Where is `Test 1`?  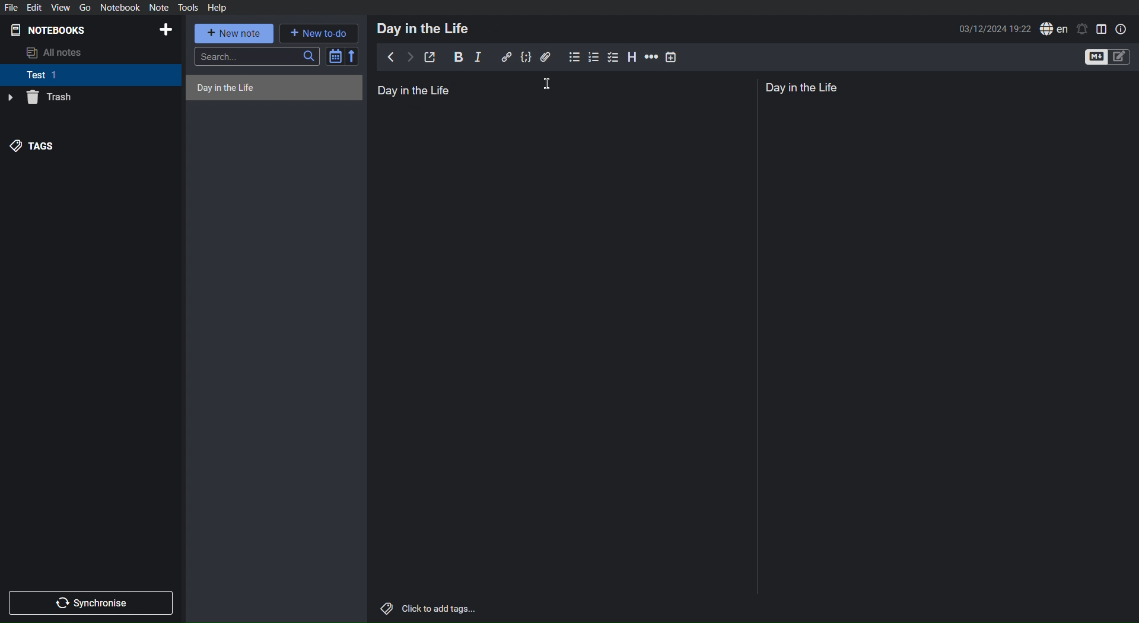 Test 1 is located at coordinates (43, 75).